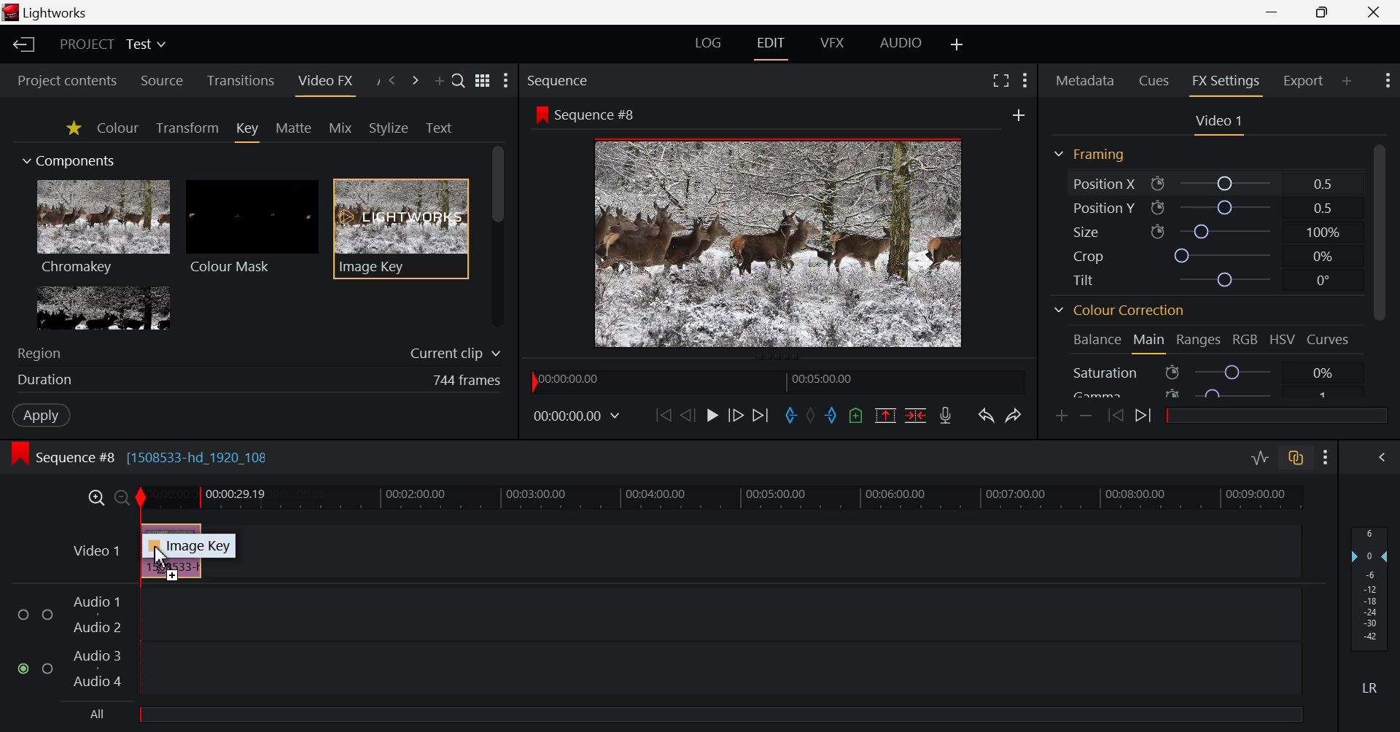 This screenshot has height=732, width=1400. What do you see at coordinates (857, 416) in the screenshot?
I see `Mark Cue` at bounding box center [857, 416].